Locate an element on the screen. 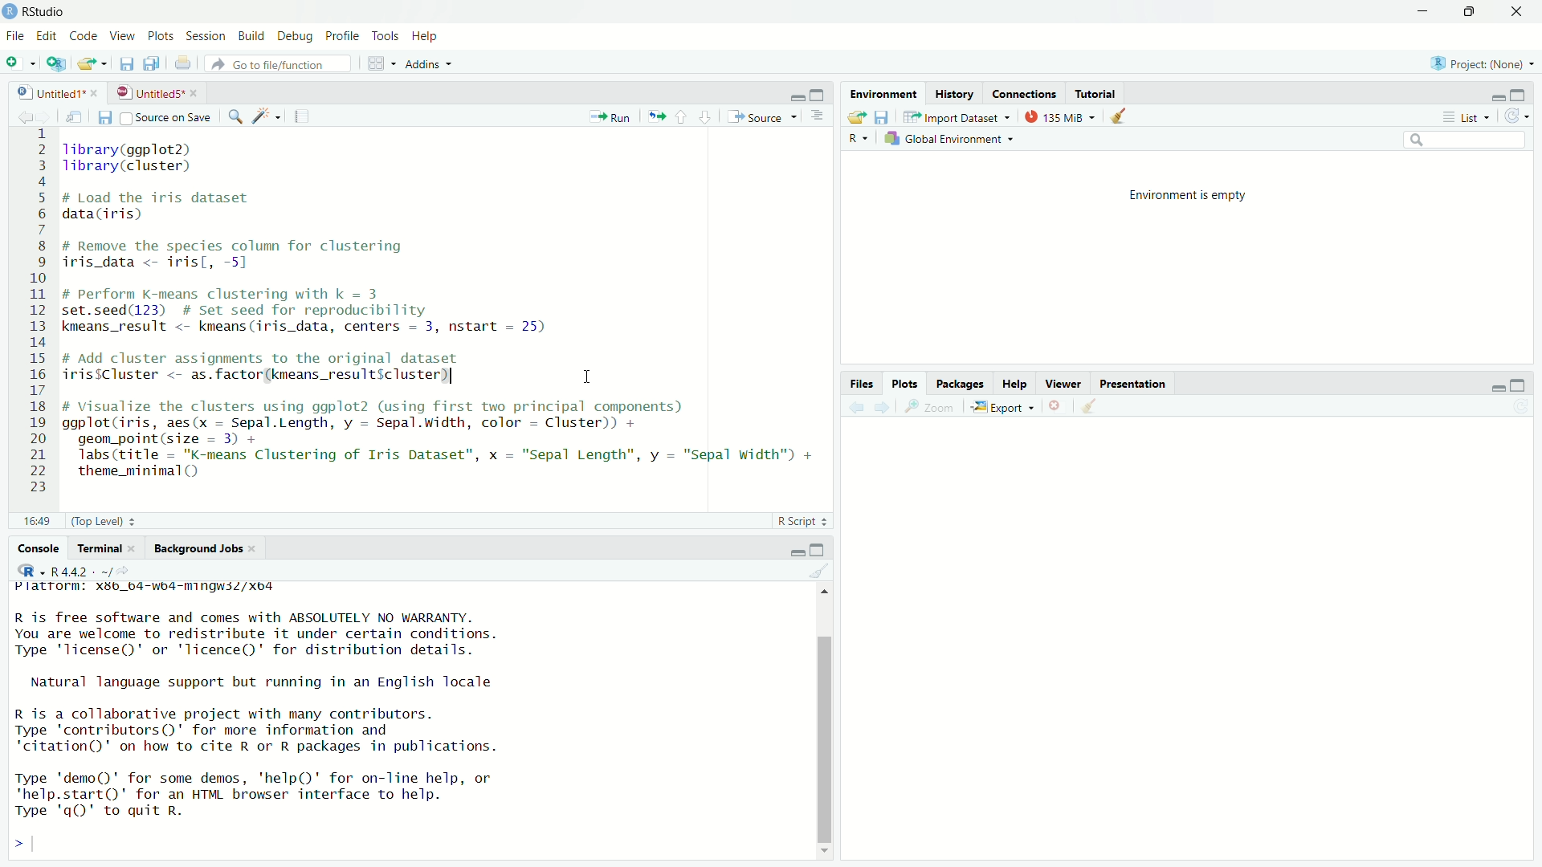  new file is located at coordinates (19, 62).